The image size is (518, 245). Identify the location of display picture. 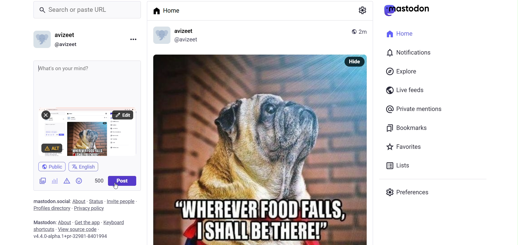
(42, 39).